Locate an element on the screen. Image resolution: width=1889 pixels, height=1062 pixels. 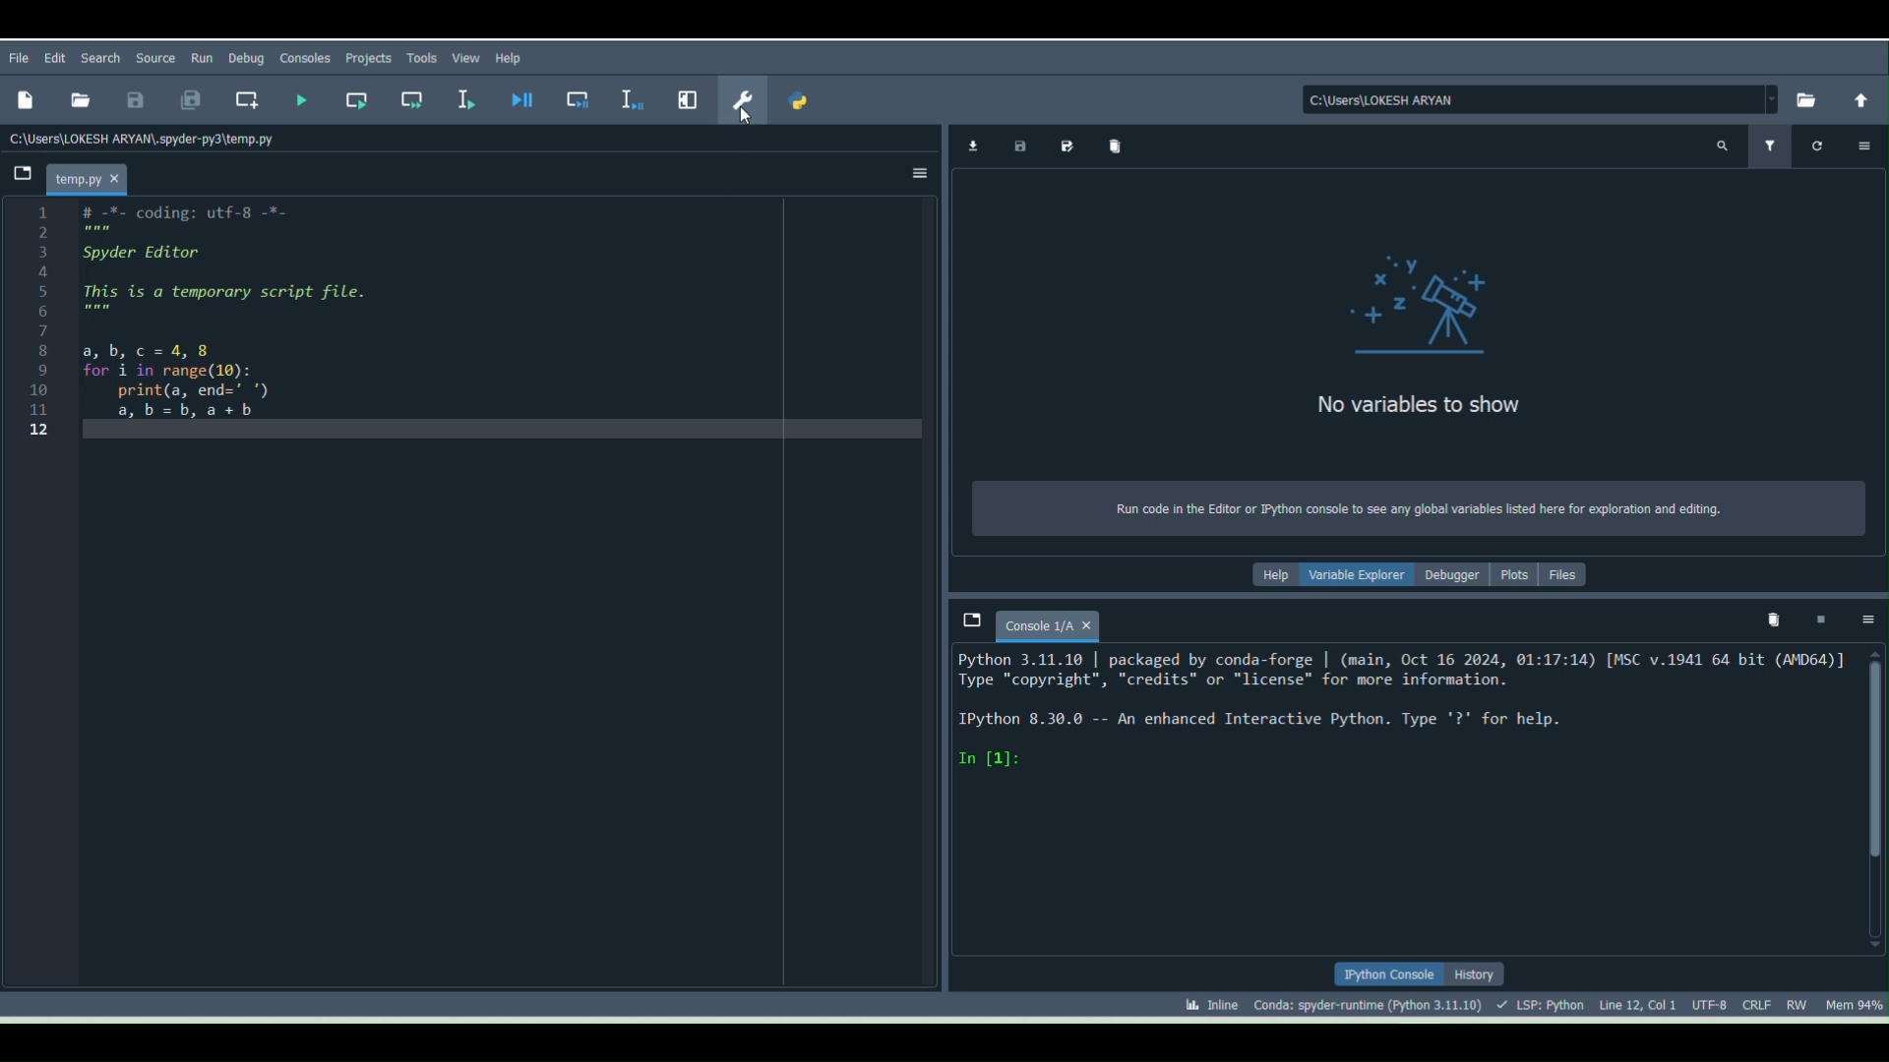
Browse tabs is located at coordinates (970, 620).